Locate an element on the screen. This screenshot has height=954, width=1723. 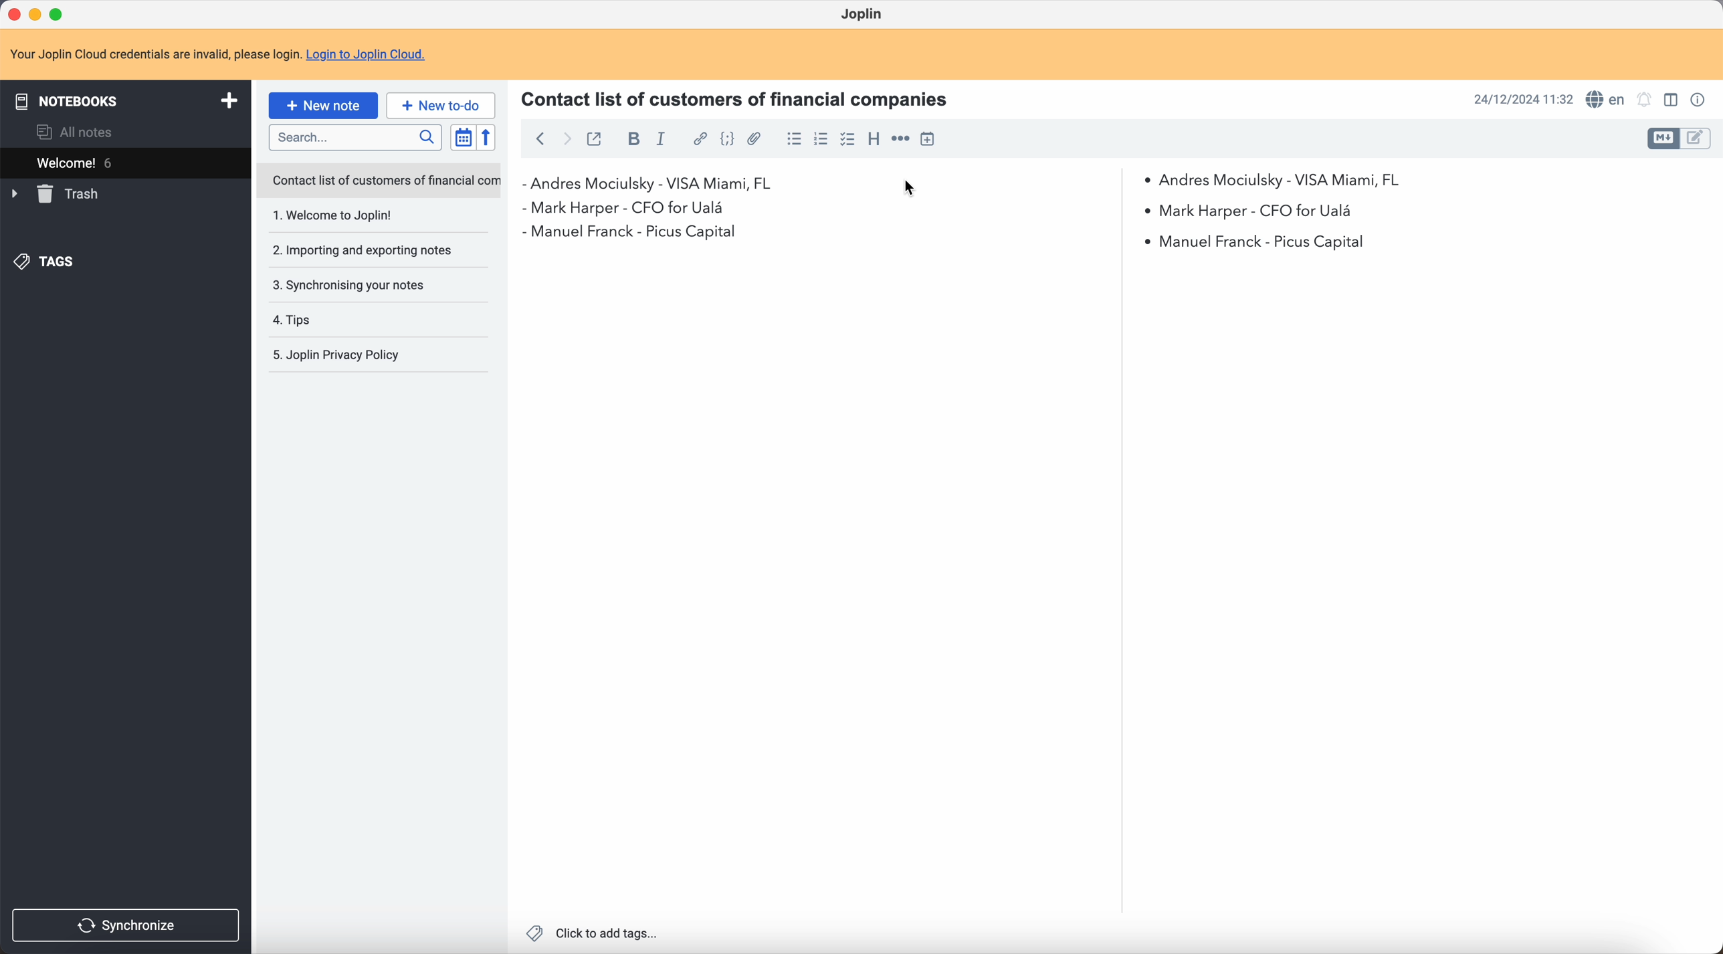
3. Synchronising your notes is located at coordinates (353, 284).